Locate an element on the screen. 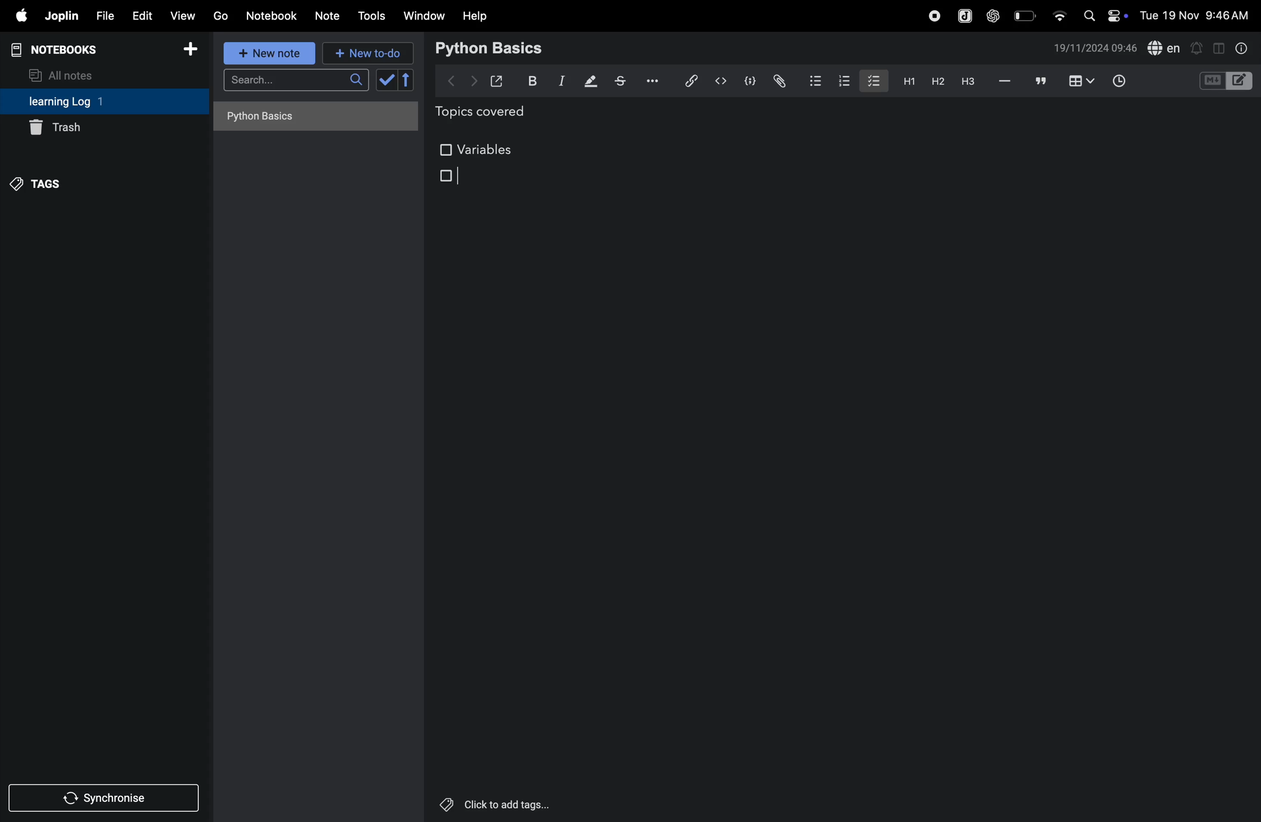  python basic is located at coordinates (491, 47).